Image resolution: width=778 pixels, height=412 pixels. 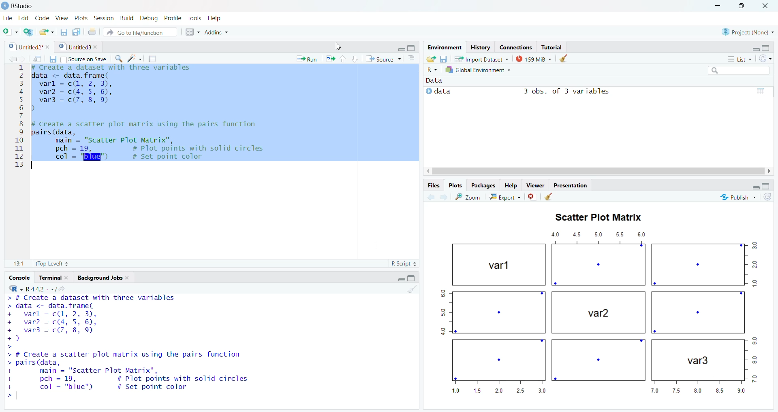 I want to click on @ Proiect: (None) ~, so click(x=746, y=30).